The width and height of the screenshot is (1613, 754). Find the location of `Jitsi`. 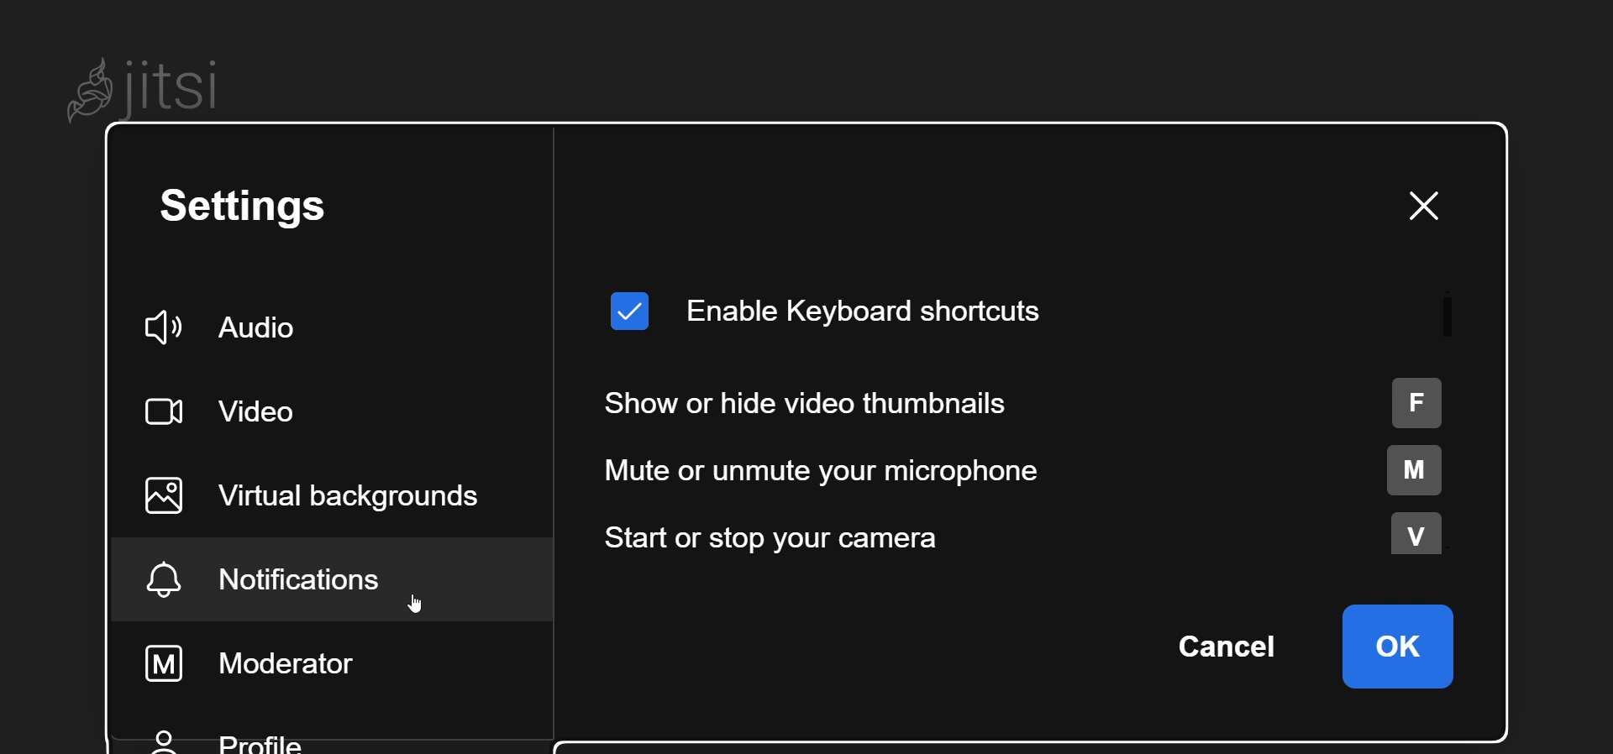

Jitsi is located at coordinates (150, 92).